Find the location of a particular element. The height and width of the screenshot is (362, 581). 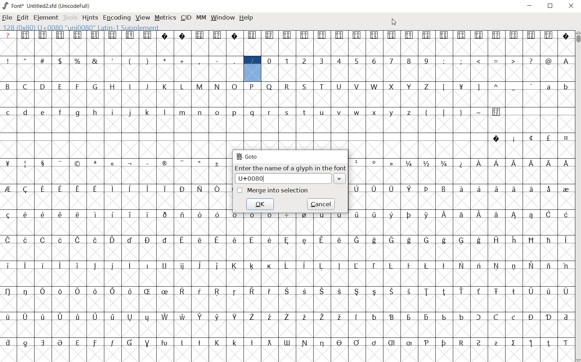

FONT is located at coordinates (13, 5).